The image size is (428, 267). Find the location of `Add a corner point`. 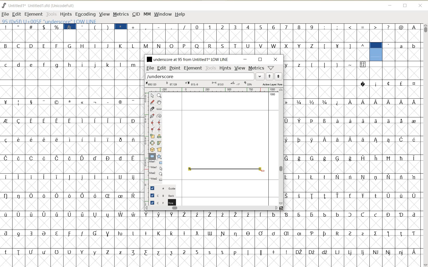

Add a corner point is located at coordinates (159, 129).